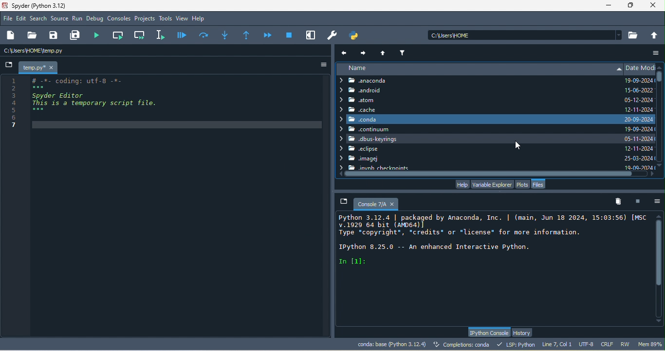  Describe the element at coordinates (289, 35) in the screenshot. I see `stop debugging` at that location.